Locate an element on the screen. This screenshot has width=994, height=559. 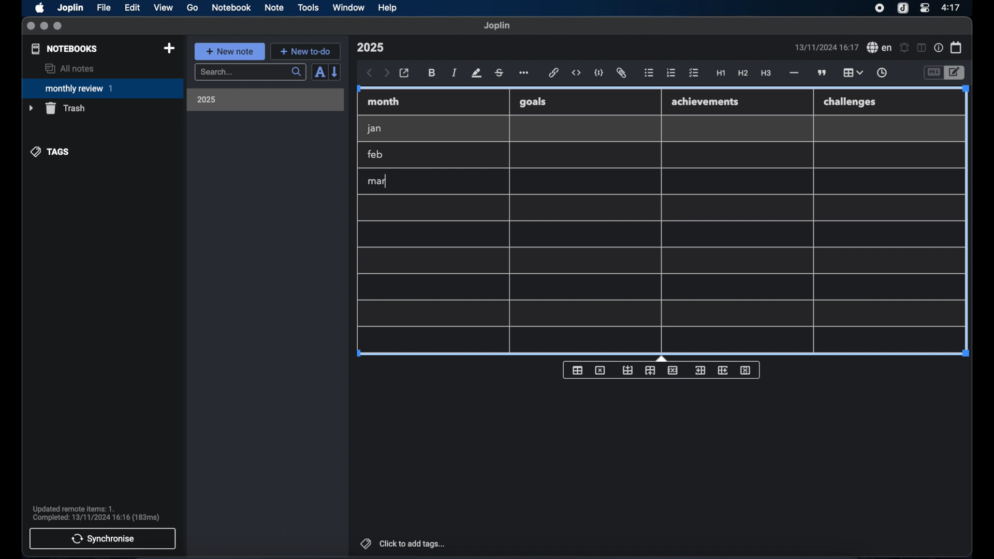
insert time is located at coordinates (882, 73).